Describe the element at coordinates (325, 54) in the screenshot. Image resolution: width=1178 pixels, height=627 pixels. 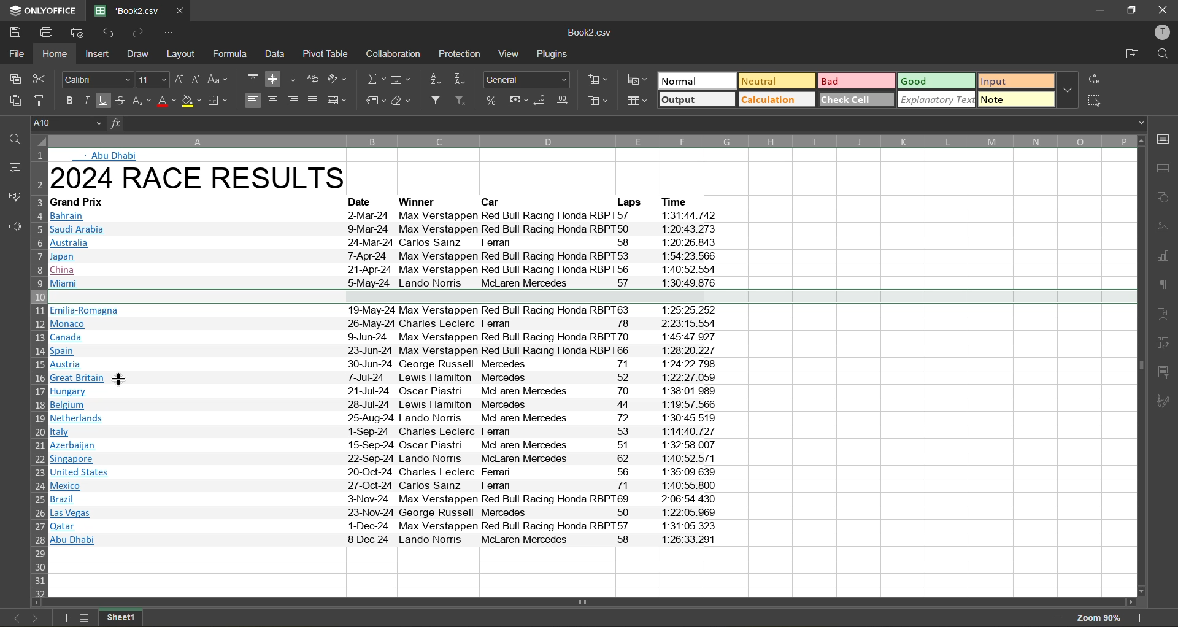
I see `pivot table` at that location.